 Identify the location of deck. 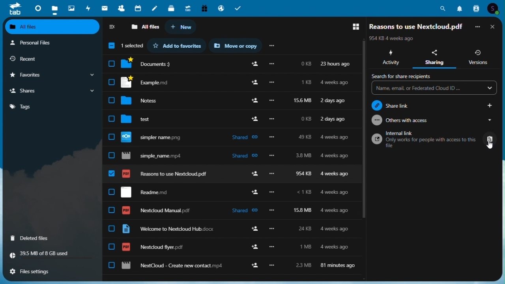
(171, 9).